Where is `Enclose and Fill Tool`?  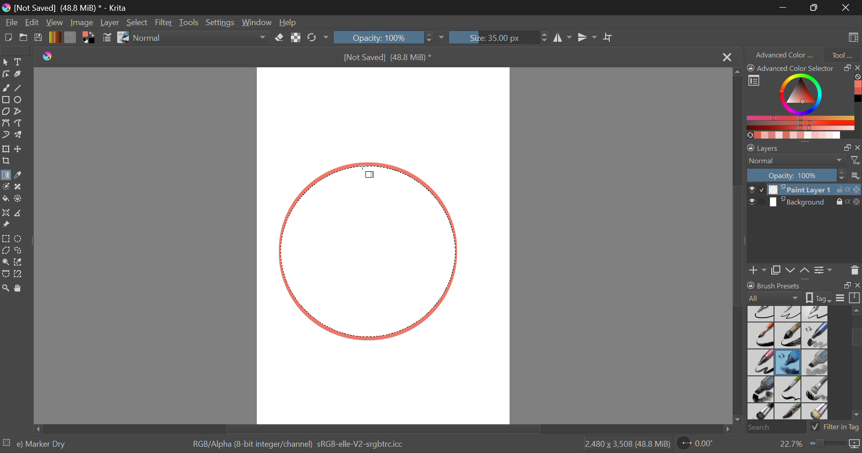
Enclose and Fill Tool is located at coordinates (19, 199).